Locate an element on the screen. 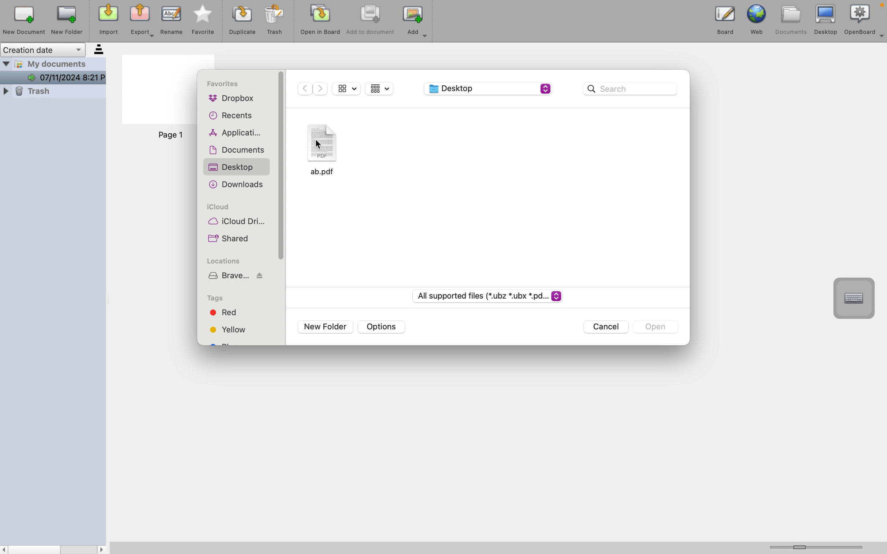 This screenshot has width=887, height=554. dropbox is located at coordinates (231, 99).